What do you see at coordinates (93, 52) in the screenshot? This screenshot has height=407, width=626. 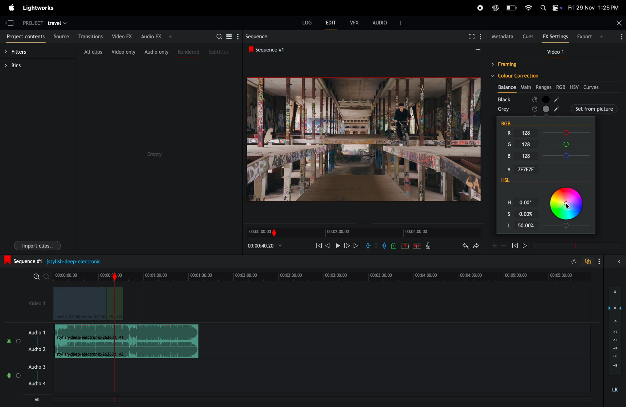 I see `all clips` at bounding box center [93, 52].